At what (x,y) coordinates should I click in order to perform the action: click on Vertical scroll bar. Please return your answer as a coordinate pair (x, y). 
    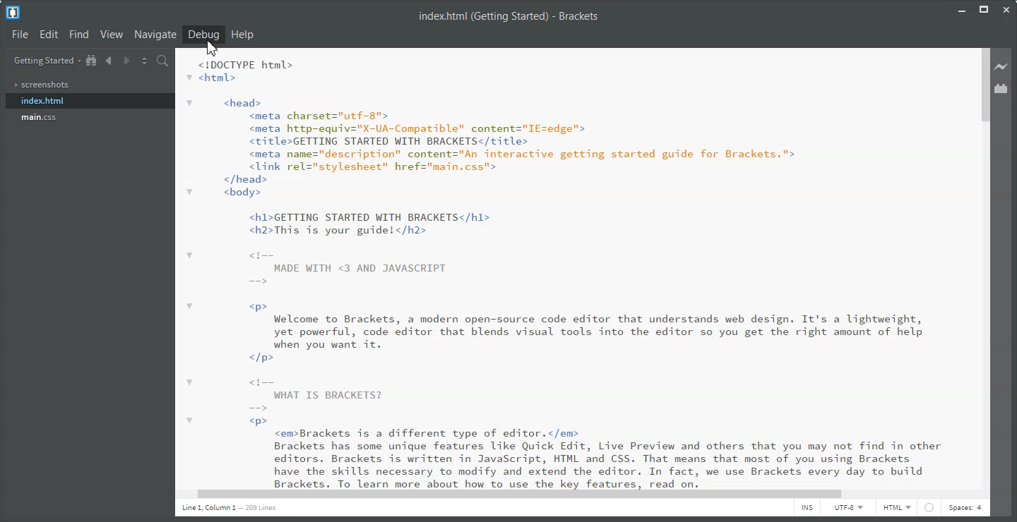
    Looking at the image, I should click on (985, 267).